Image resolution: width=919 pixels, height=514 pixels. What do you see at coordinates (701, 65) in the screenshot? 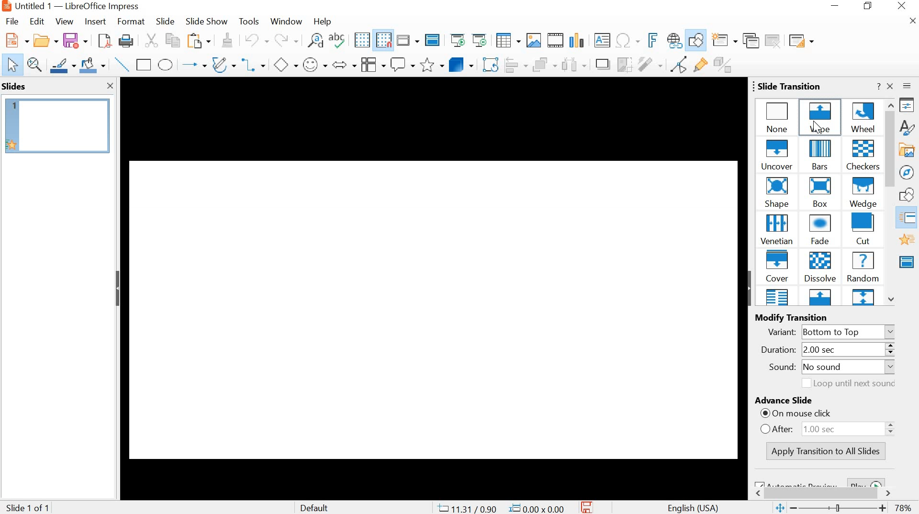
I see `Show Gluepoint Functions` at bounding box center [701, 65].